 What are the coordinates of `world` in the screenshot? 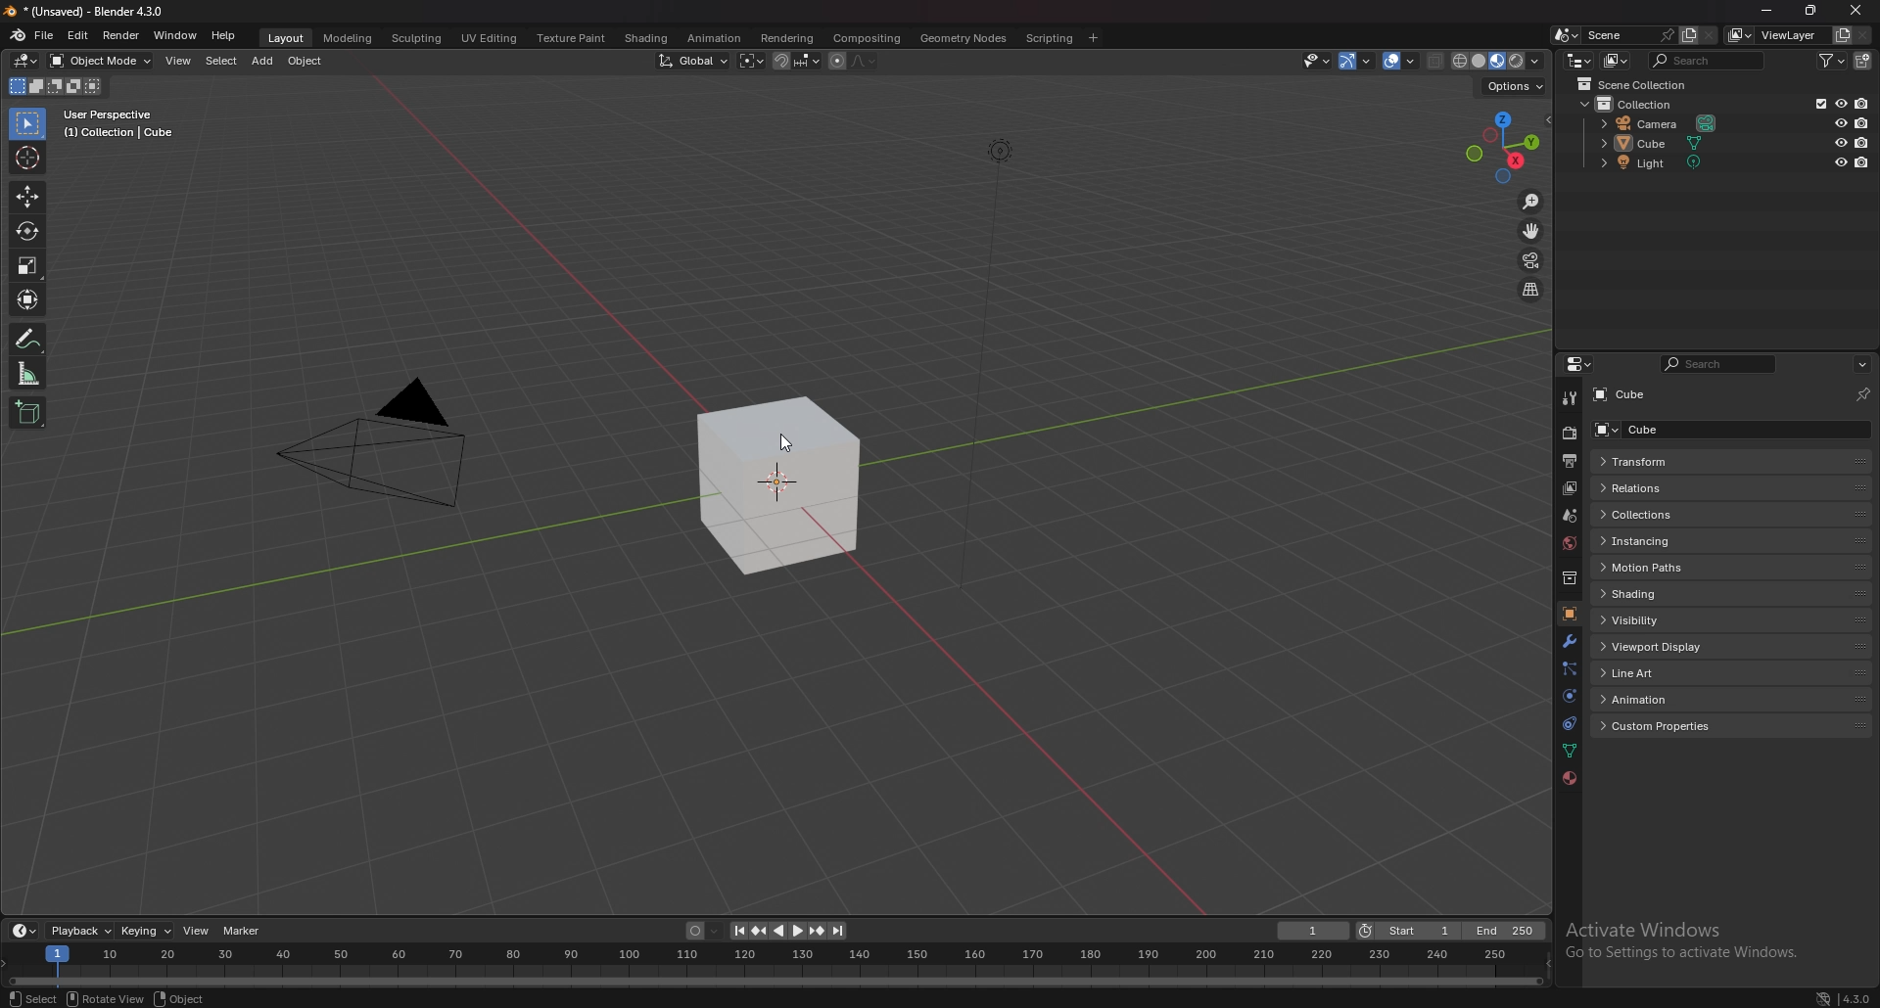 It's located at (1570, 544).